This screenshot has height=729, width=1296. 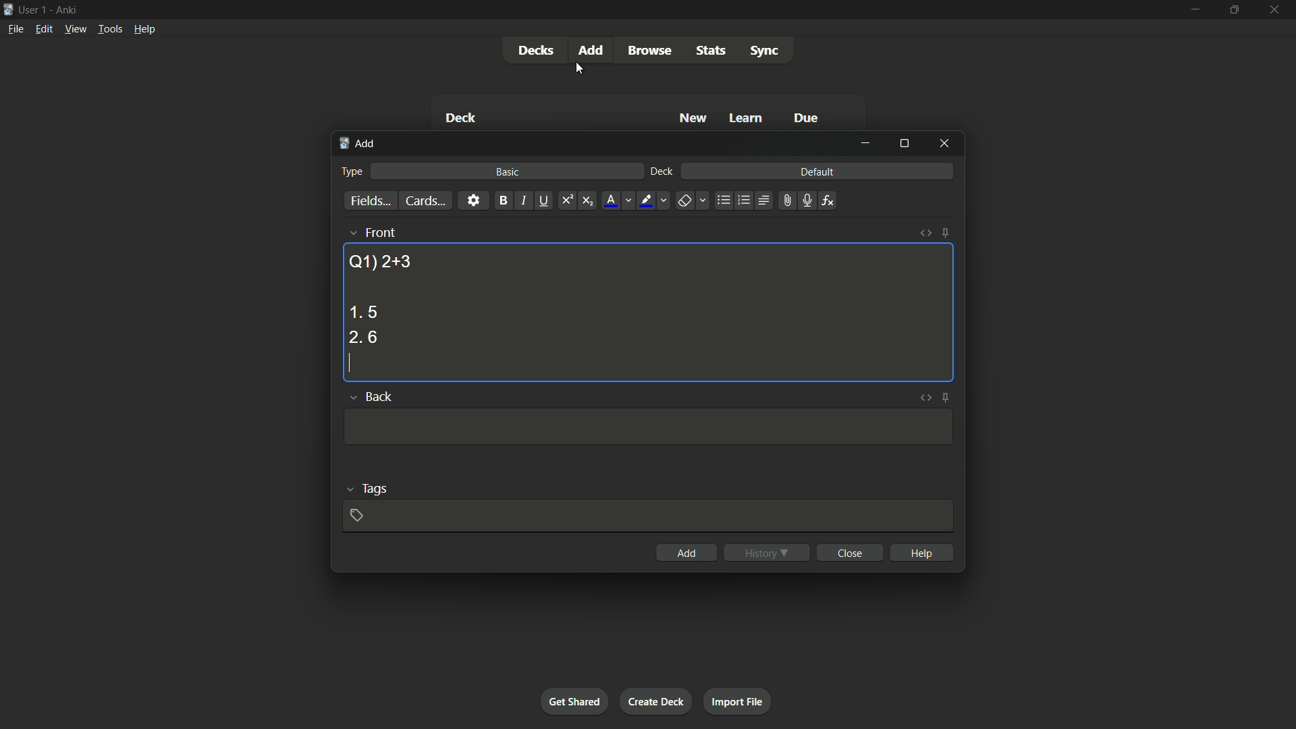 What do you see at coordinates (744, 200) in the screenshot?
I see `ordered list` at bounding box center [744, 200].